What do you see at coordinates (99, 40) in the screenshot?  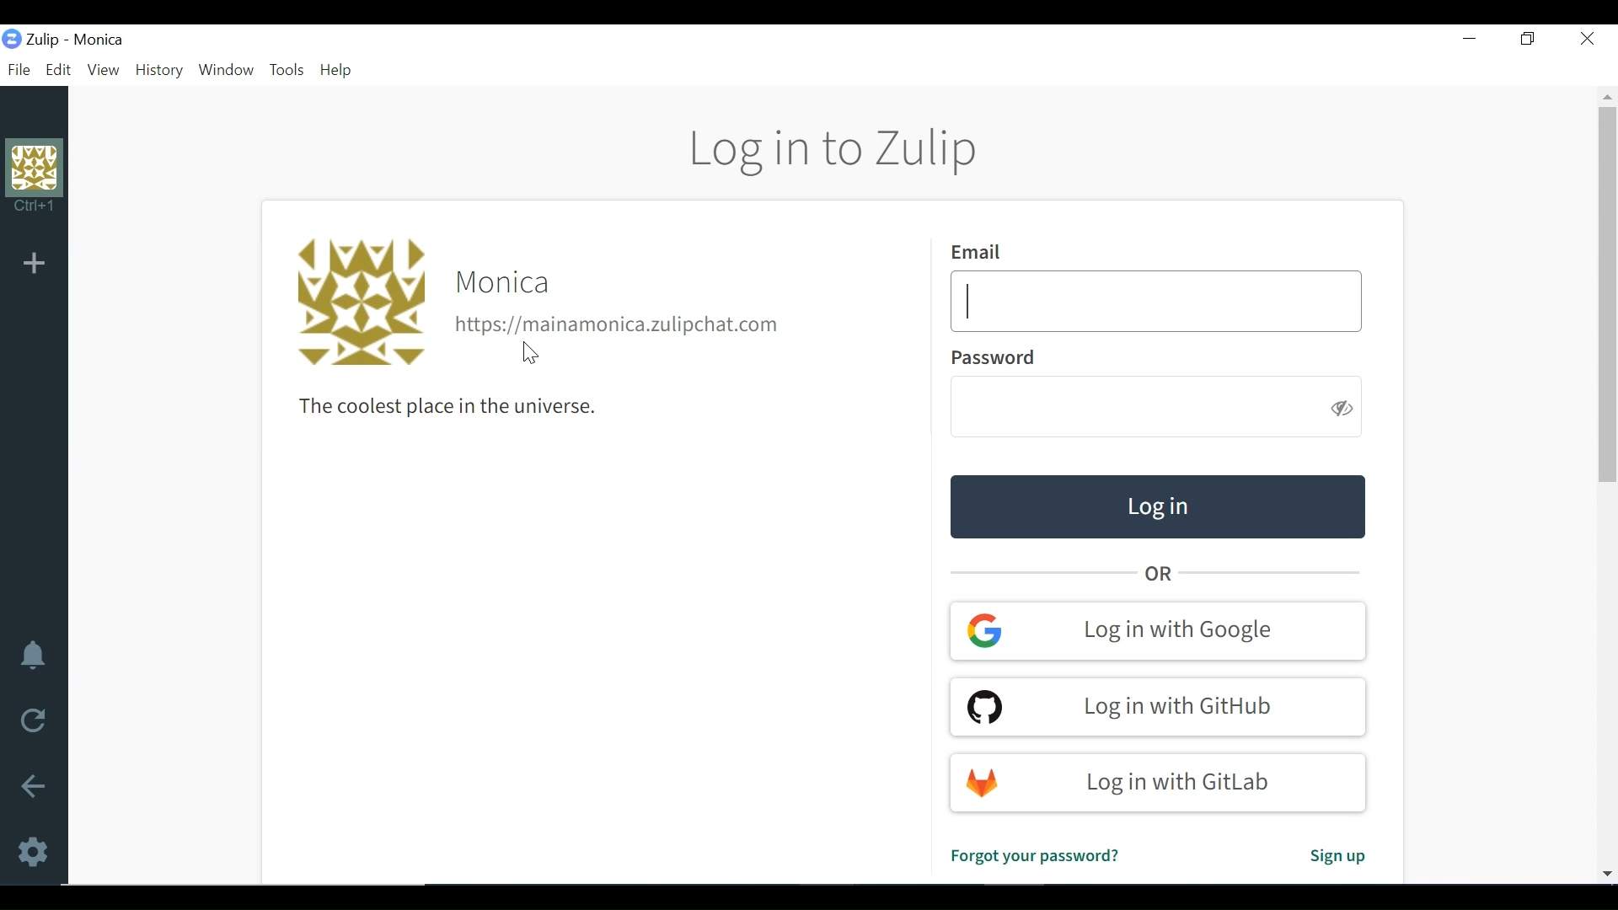 I see `Organisation name` at bounding box center [99, 40].